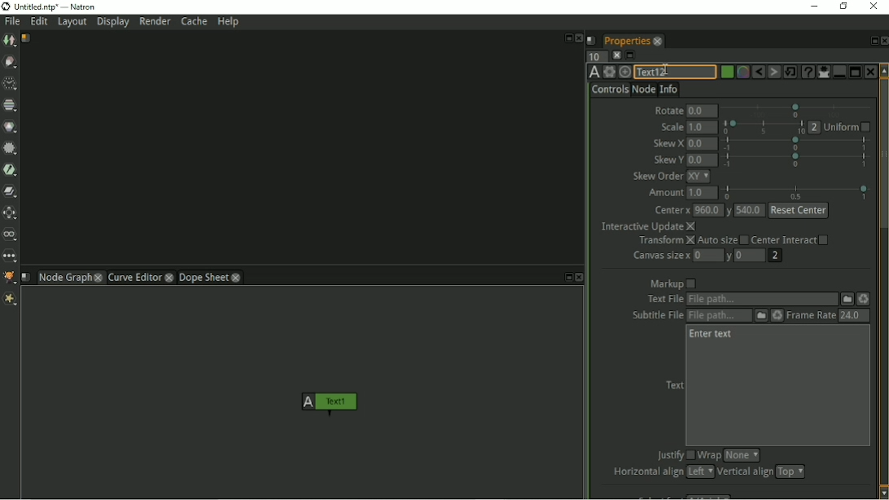 This screenshot has height=500, width=889. Describe the element at coordinates (170, 277) in the screenshot. I see `close` at that location.